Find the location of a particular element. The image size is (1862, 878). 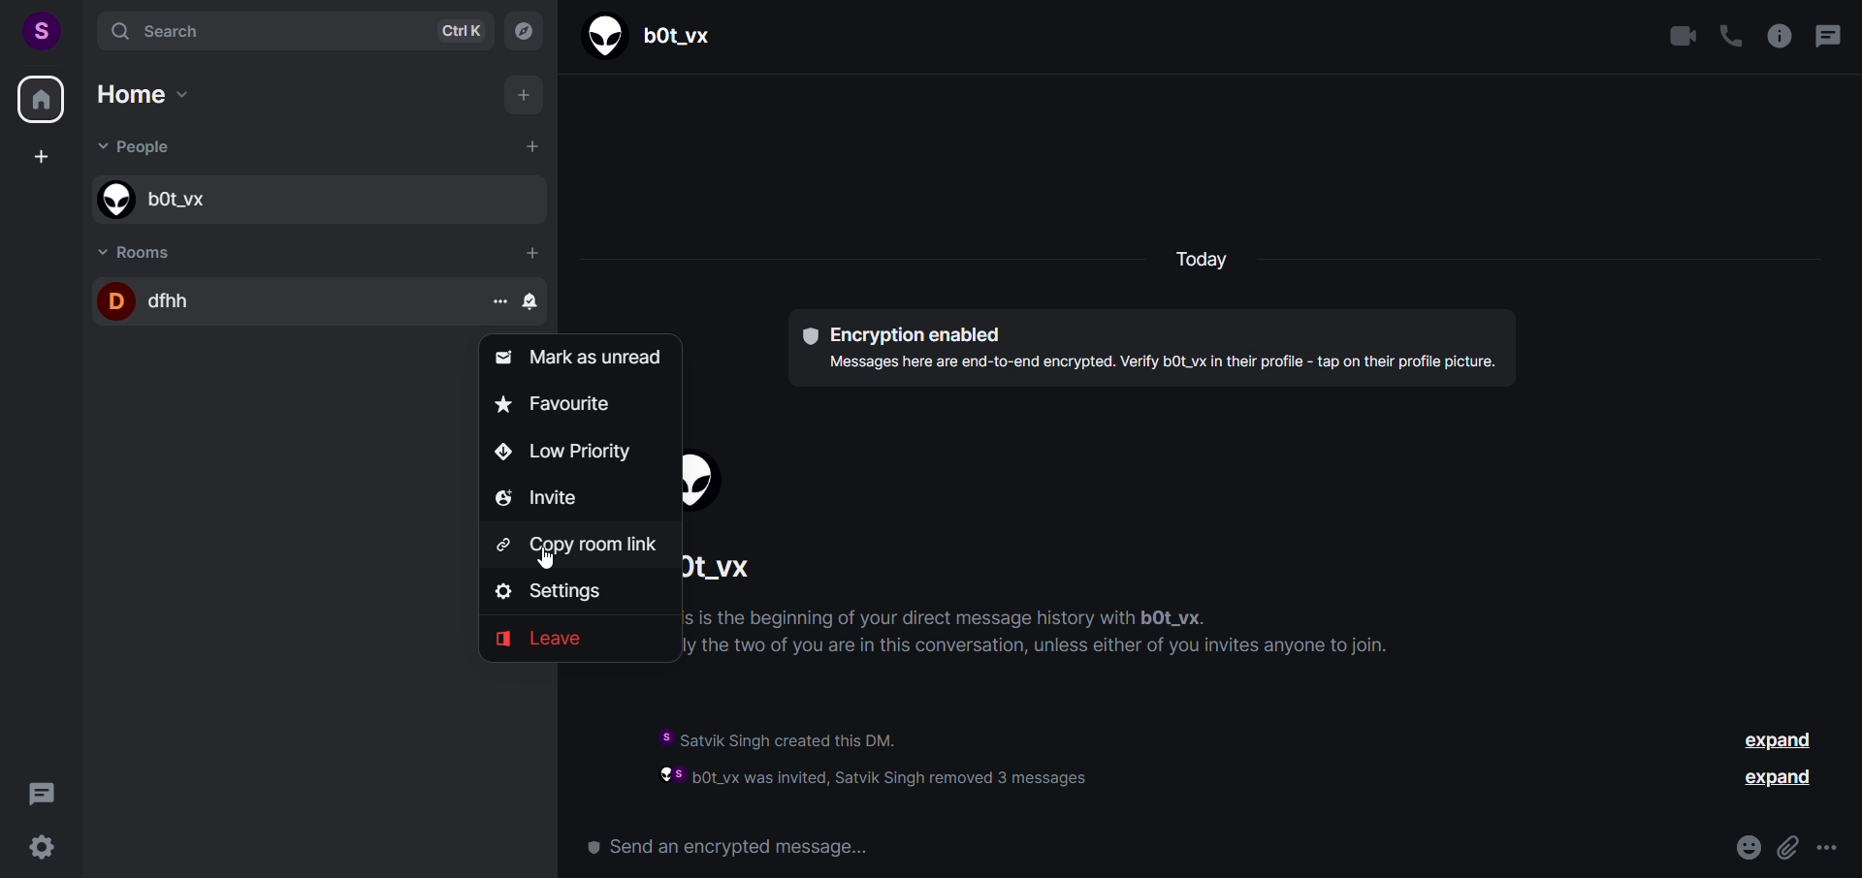

more room options is located at coordinates (498, 299).